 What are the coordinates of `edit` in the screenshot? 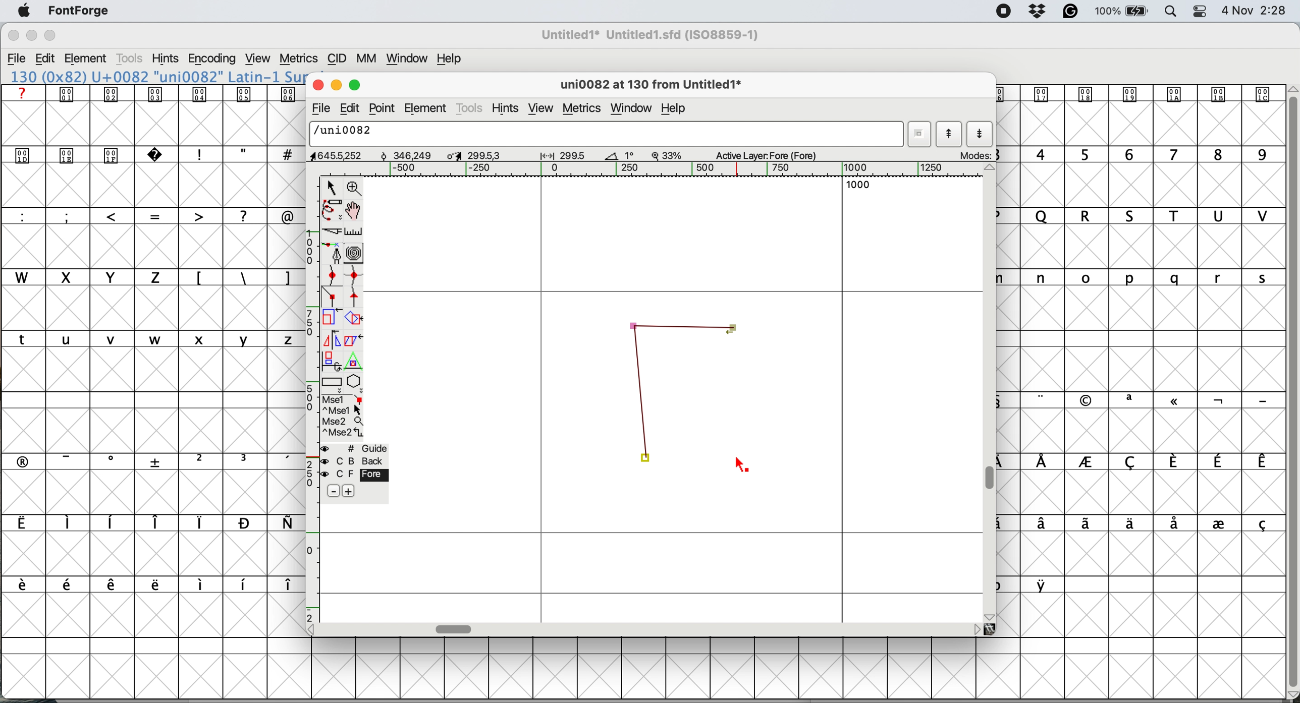 It's located at (348, 109).